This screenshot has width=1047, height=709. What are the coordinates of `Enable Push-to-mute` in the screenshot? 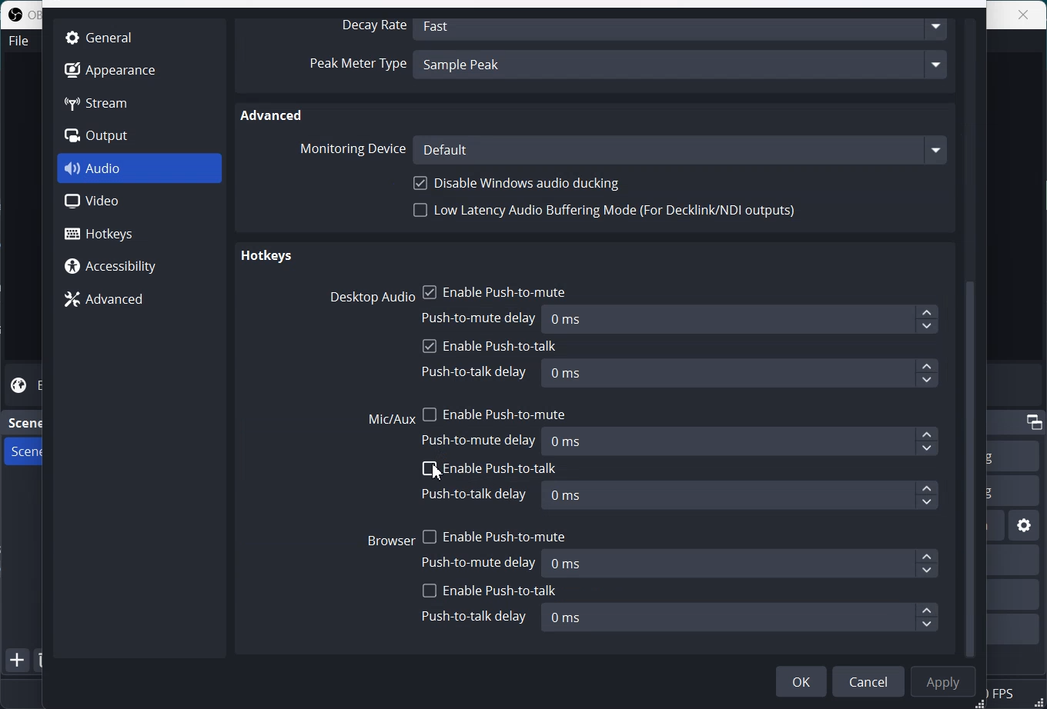 It's located at (495, 290).